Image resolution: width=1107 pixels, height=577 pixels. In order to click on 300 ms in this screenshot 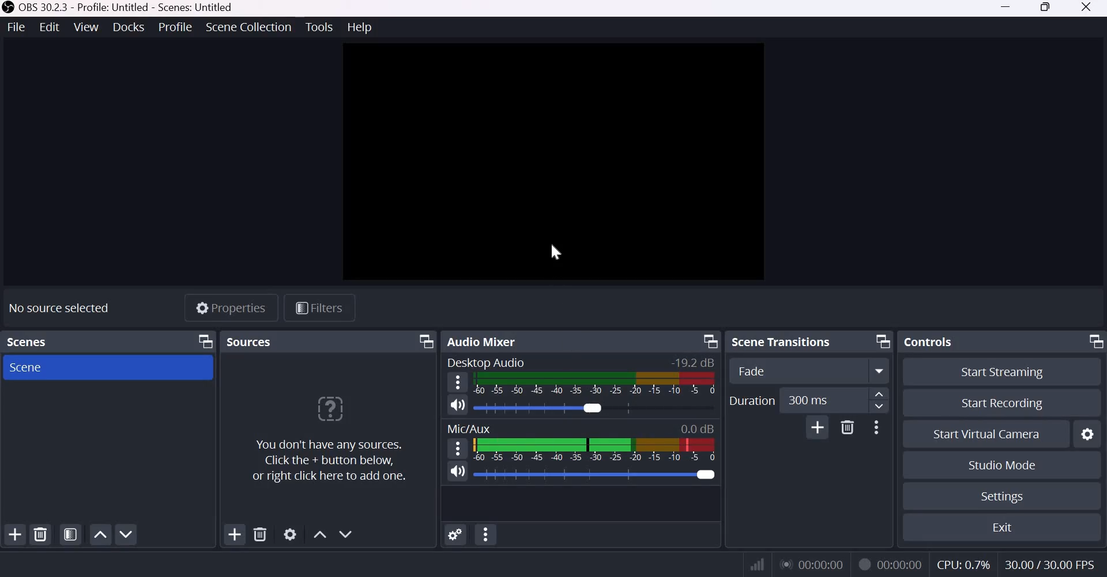, I will do `click(823, 401)`.